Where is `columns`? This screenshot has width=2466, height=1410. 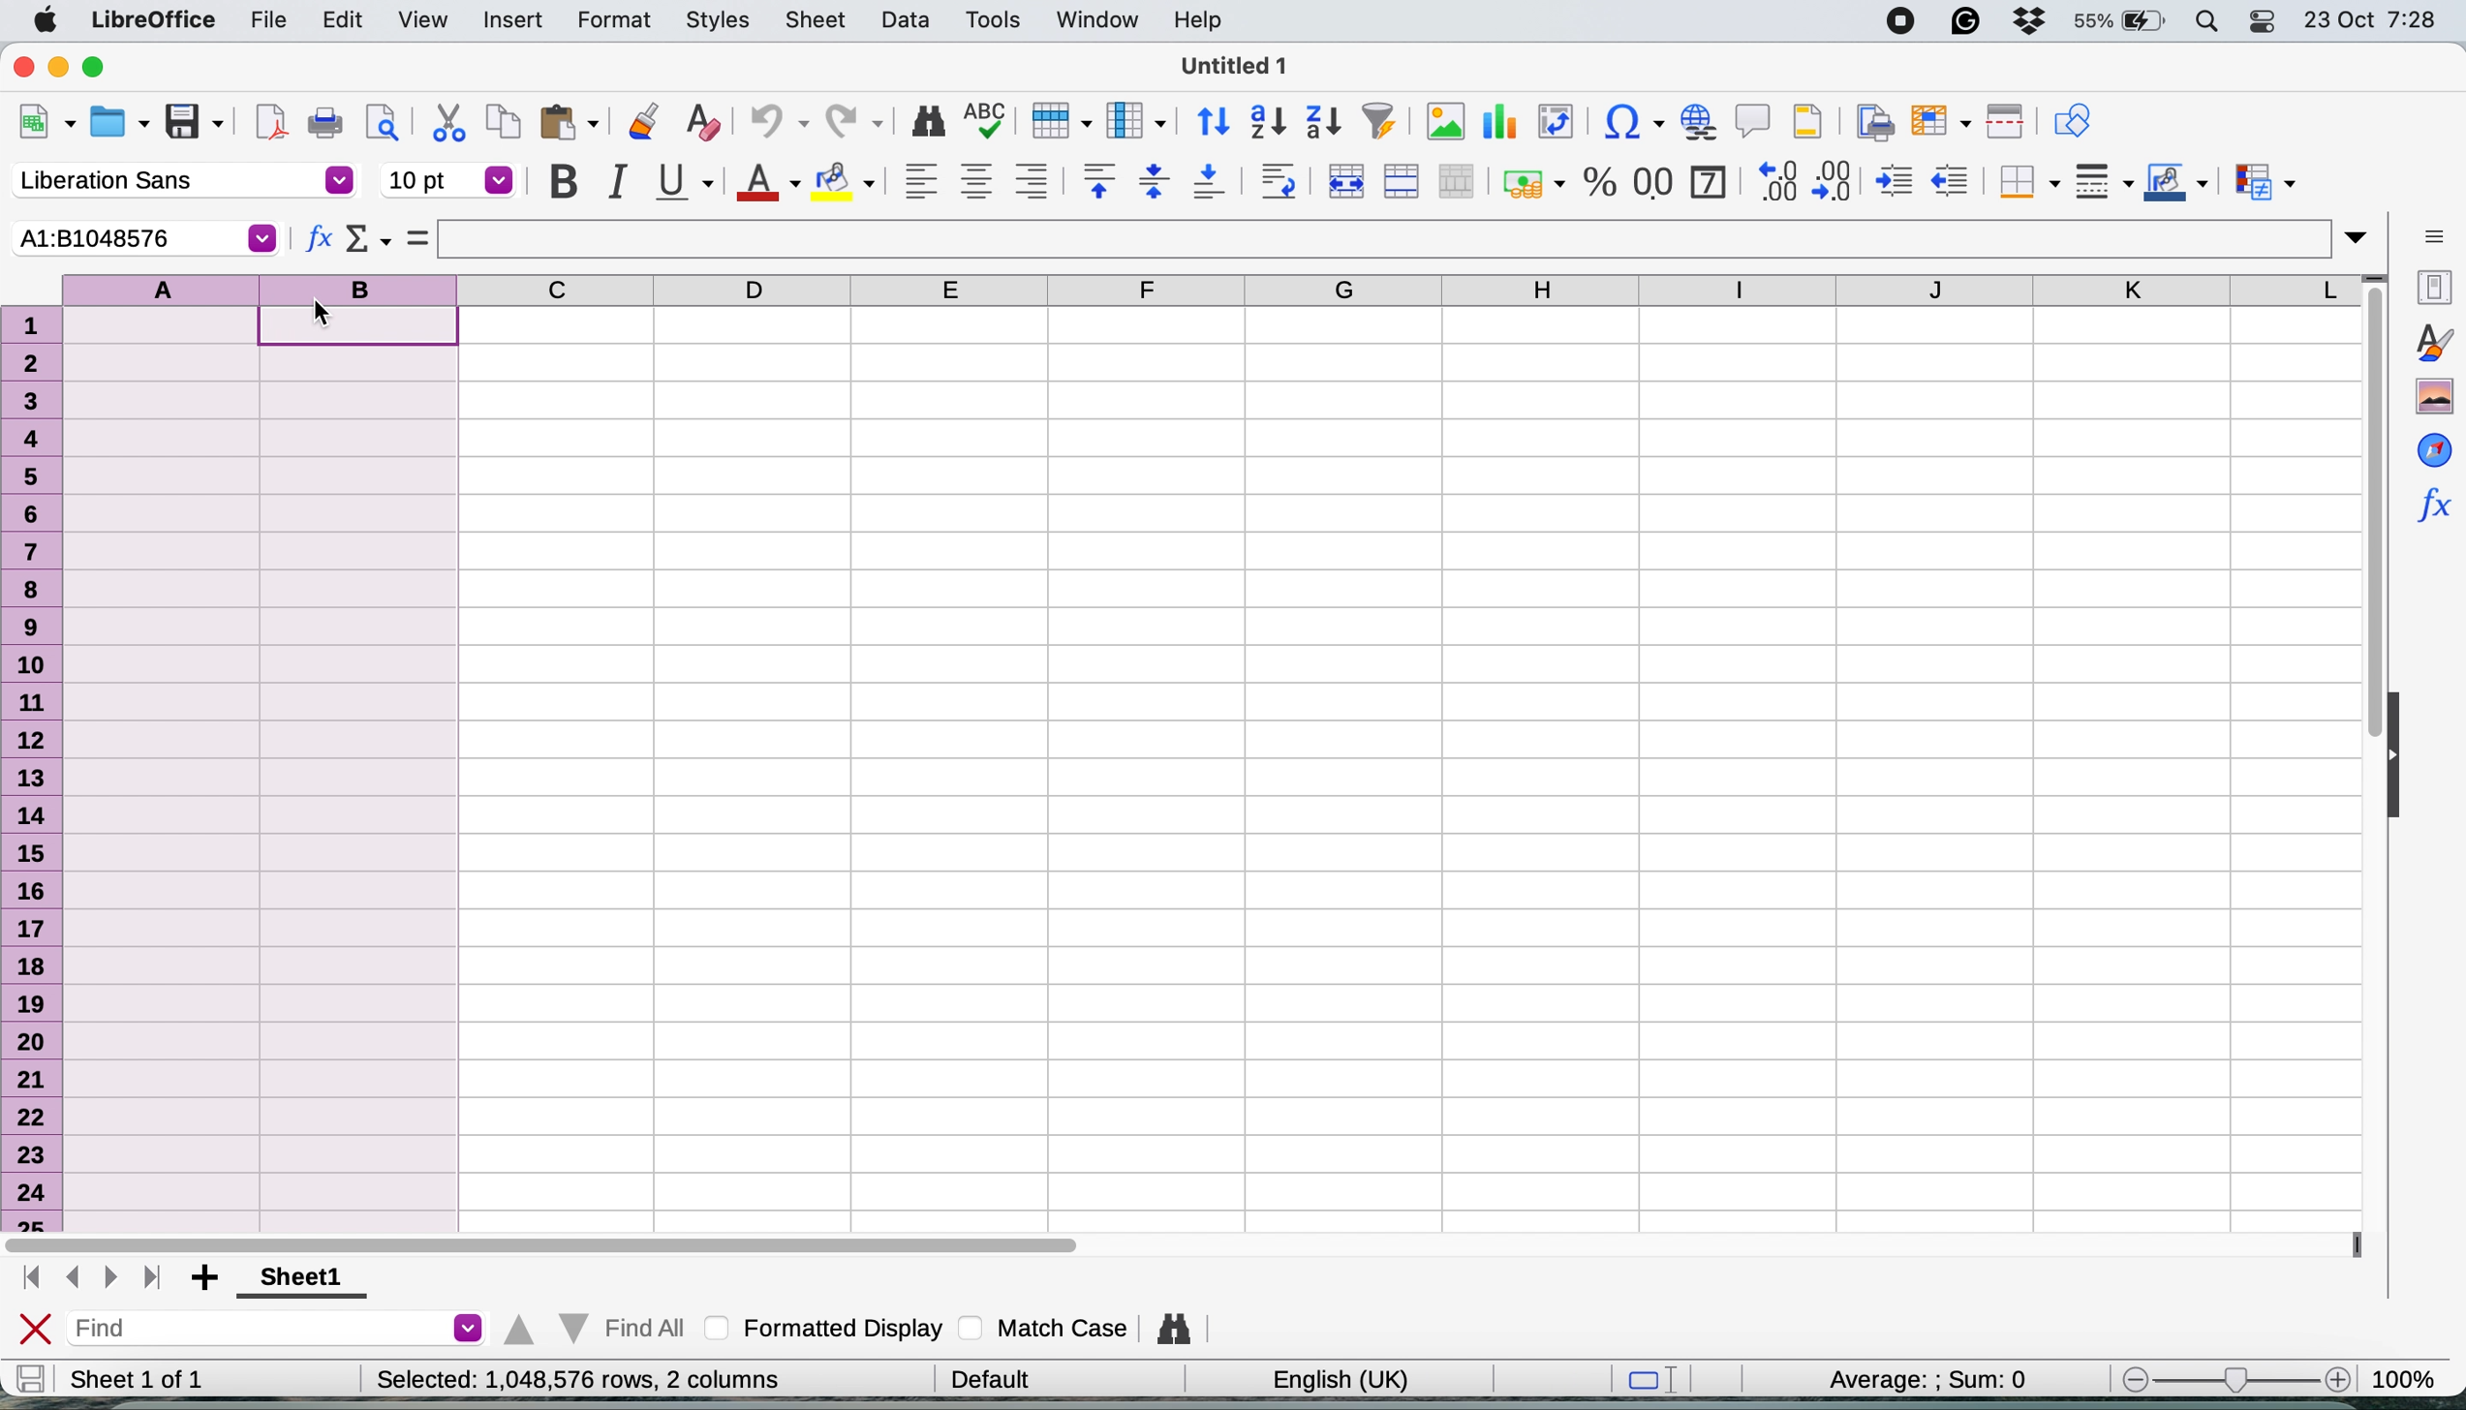
columns is located at coordinates (1408, 293).